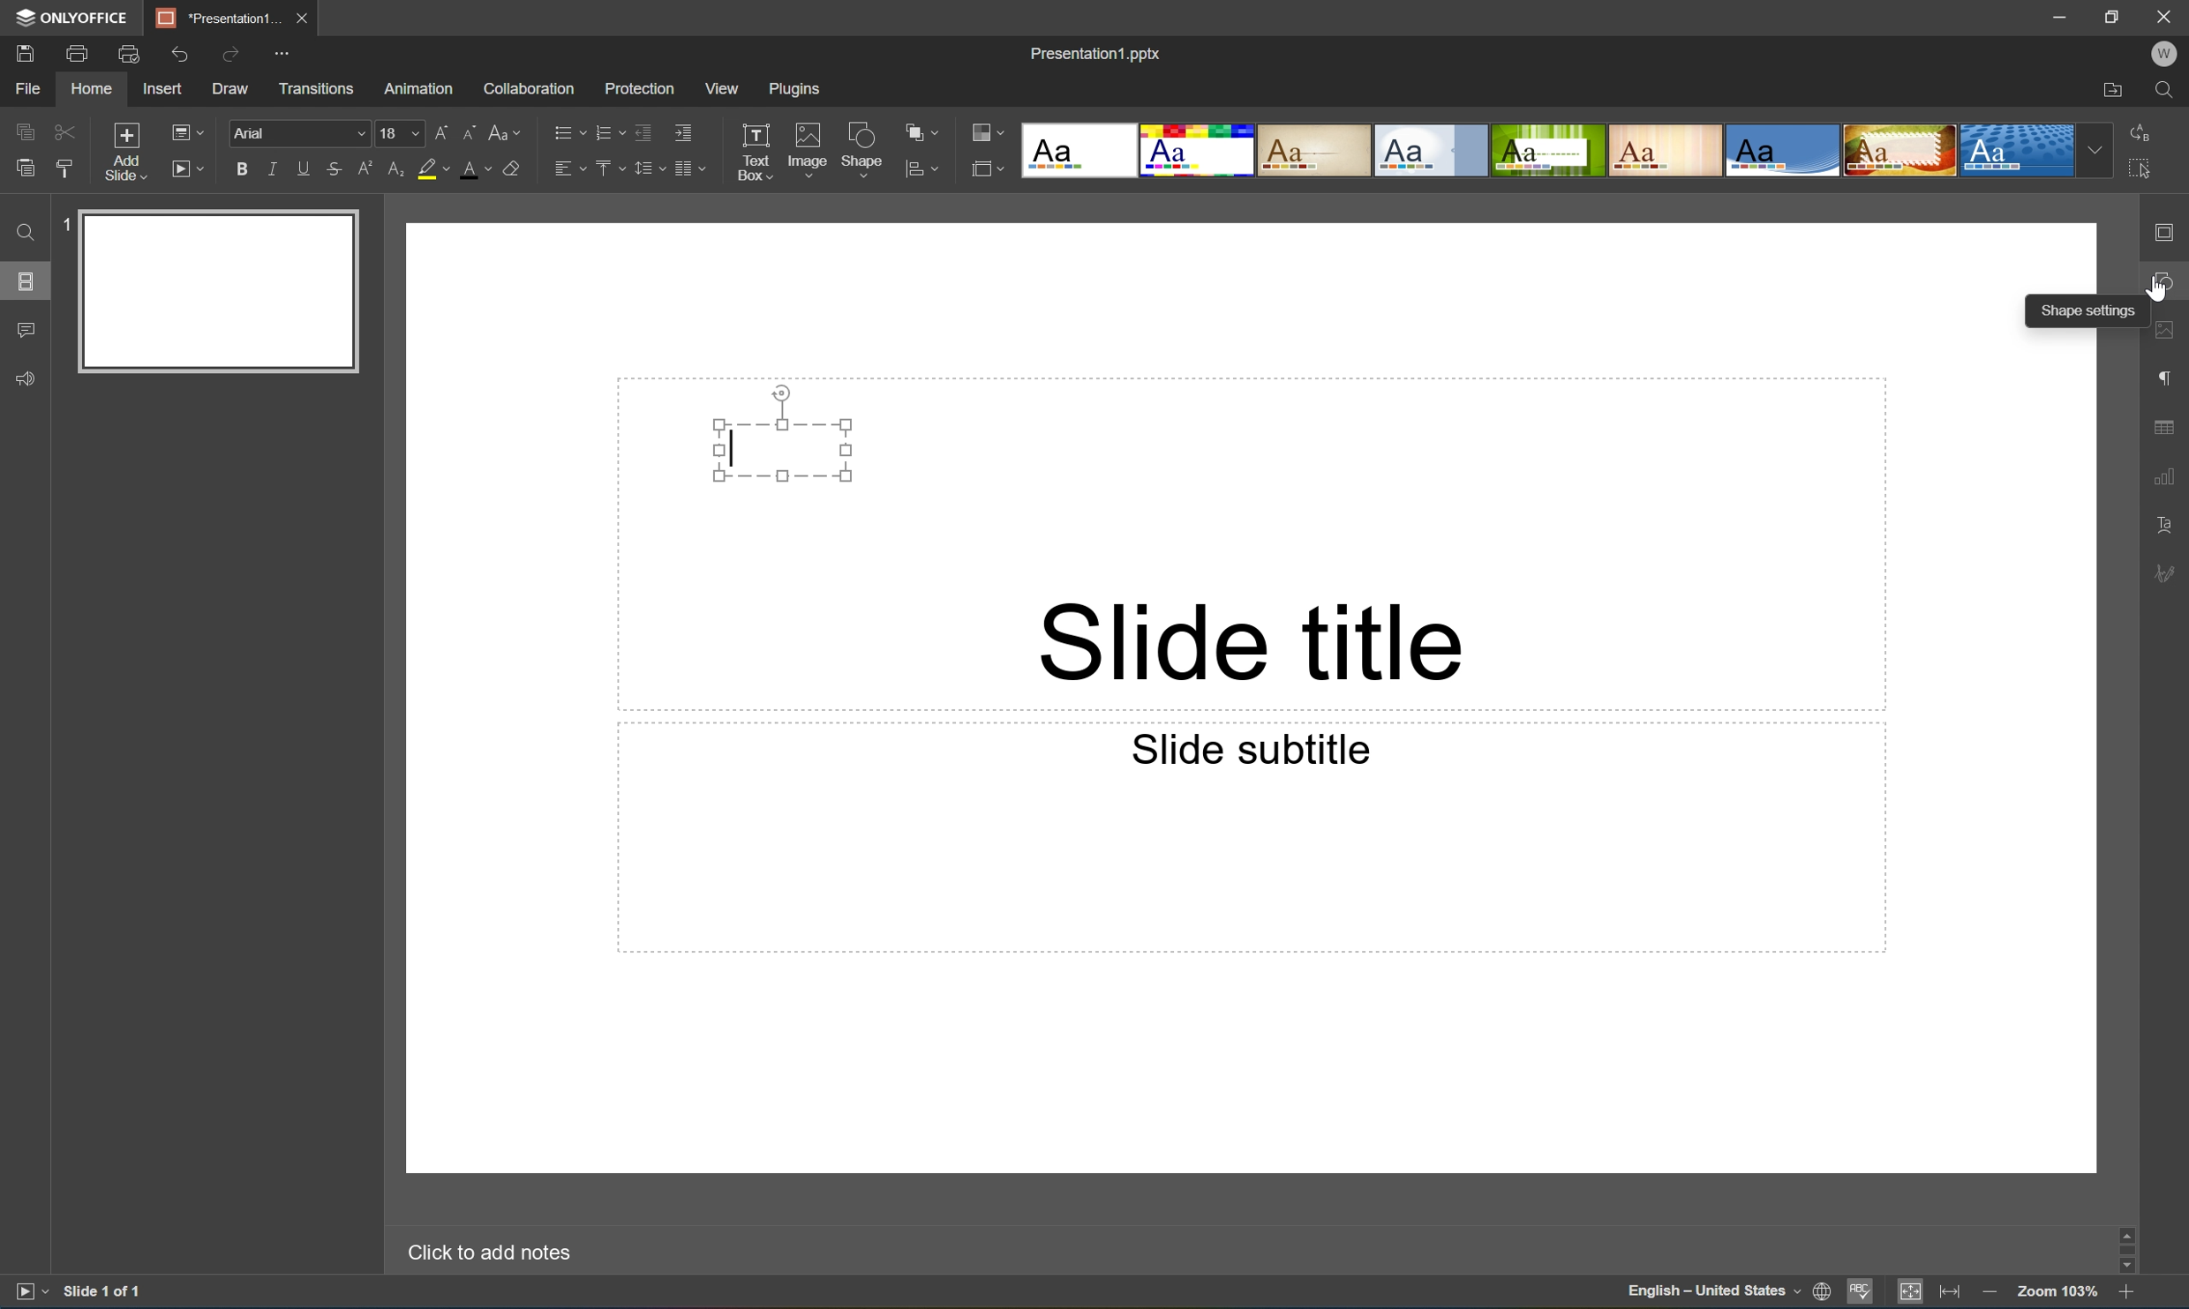  Describe the element at coordinates (2115, 14) in the screenshot. I see `Restore Down` at that location.